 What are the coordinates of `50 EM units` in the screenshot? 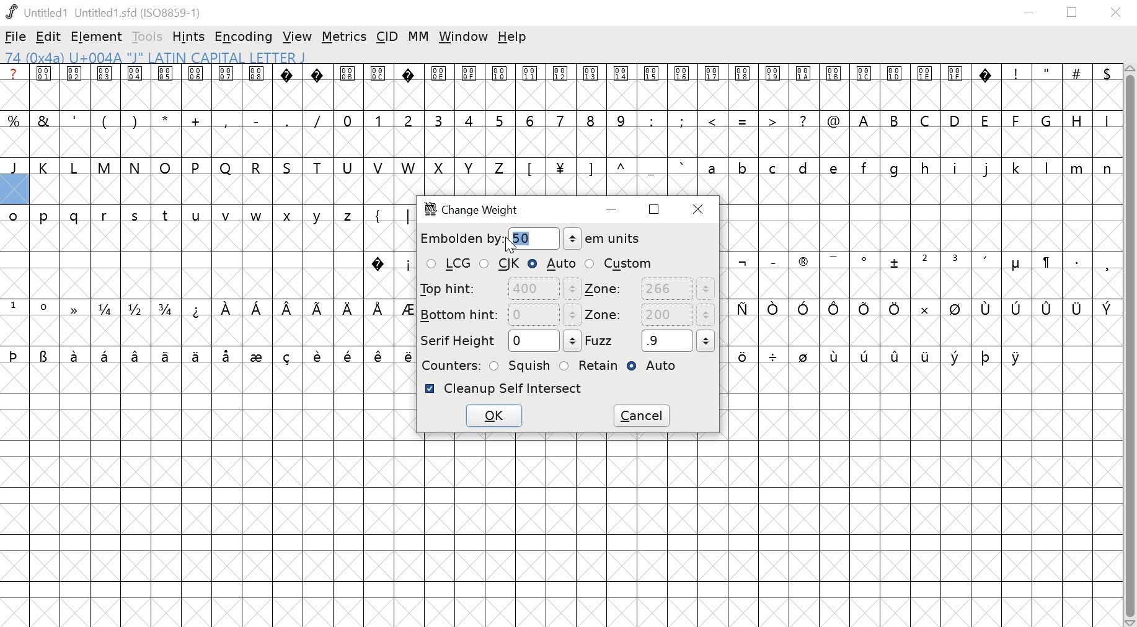 It's located at (524, 241).